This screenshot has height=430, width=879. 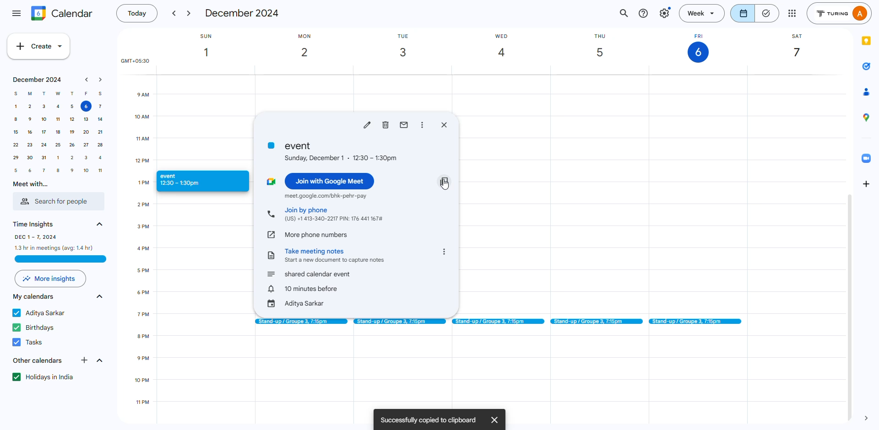 What do you see at coordinates (39, 46) in the screenshot?
I see `create` at bounding box center [39, 46].